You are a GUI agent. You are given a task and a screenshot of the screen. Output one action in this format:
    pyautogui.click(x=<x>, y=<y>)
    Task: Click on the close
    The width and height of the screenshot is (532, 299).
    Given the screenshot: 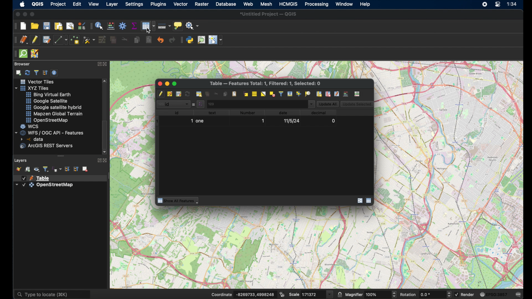 What is the action you would take?
    pyautogui.click(x=106, y=160)
    